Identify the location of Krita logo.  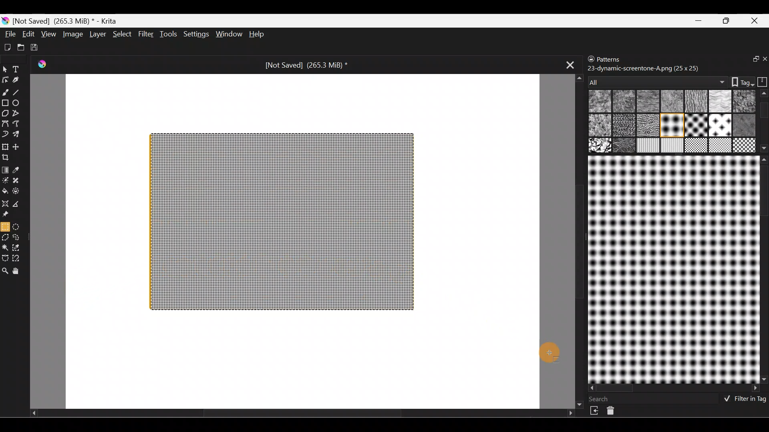
(5, 21).